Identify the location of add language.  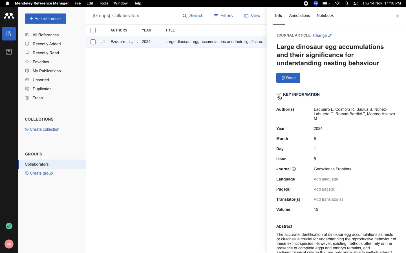
(327, 180).